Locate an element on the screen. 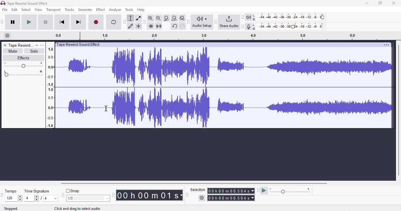 The image size is (401, 211). generate is located at coordinates (85, 10).